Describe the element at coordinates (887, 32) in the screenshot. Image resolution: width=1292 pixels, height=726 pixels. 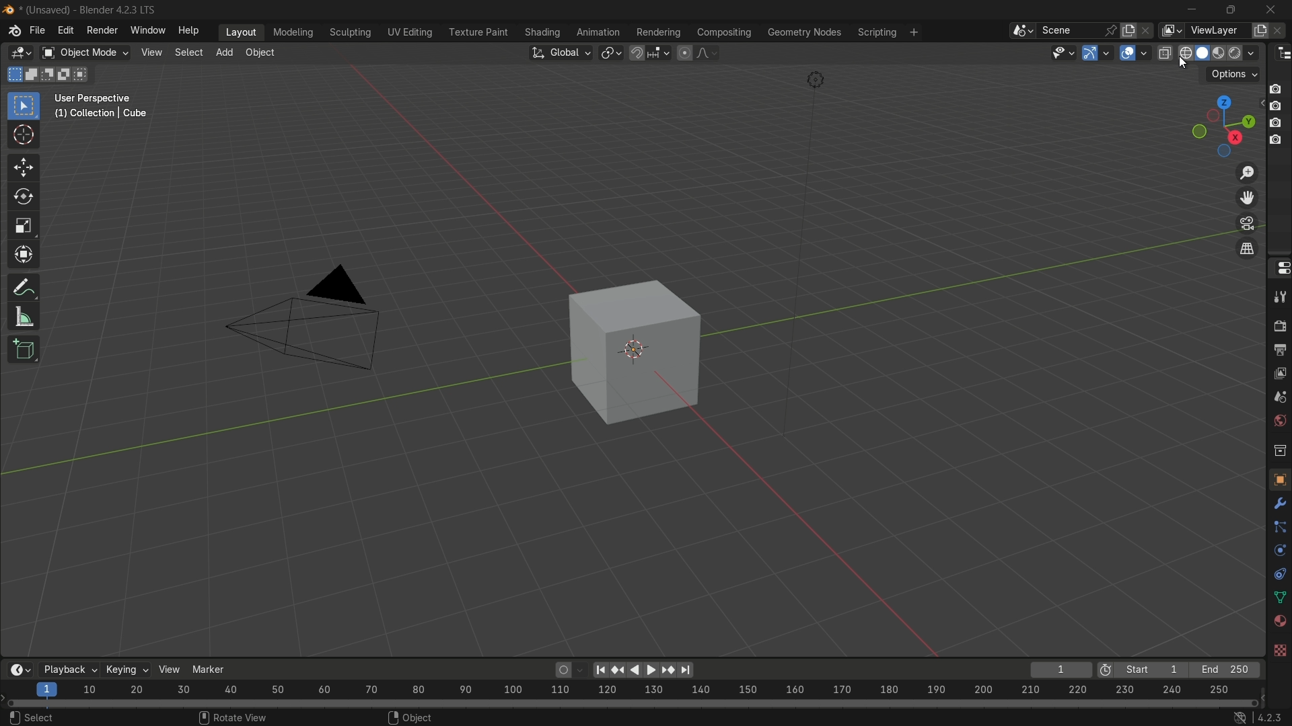
I see `scripting menu` at that location.